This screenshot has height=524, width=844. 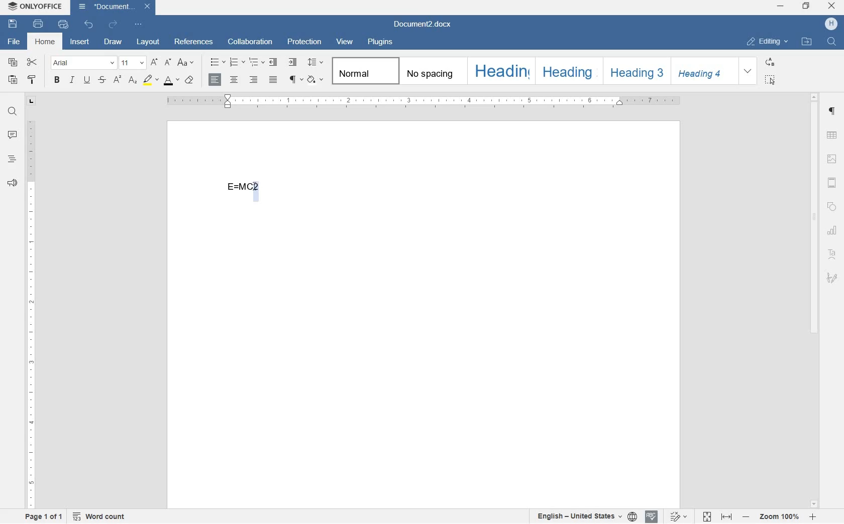 I want to click on increment font size, so click(x=154, y=63).